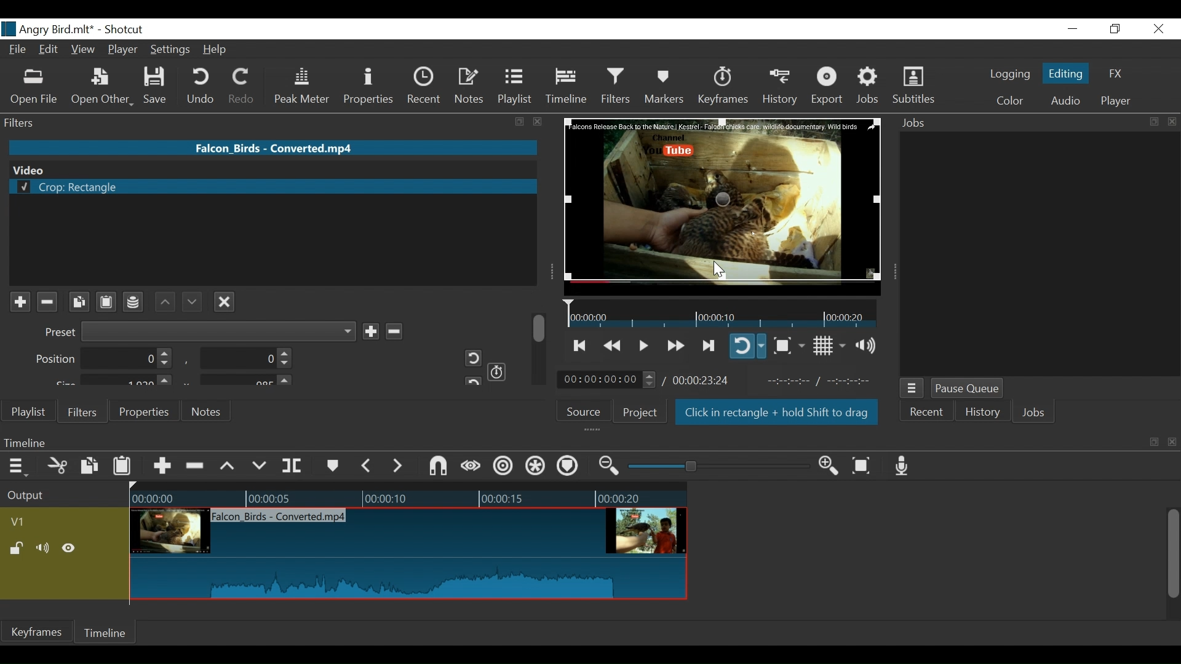  What do you see at coordinates (438, 467) in the screenshot?
I see `Snap ` at bounding box center [438, 467].